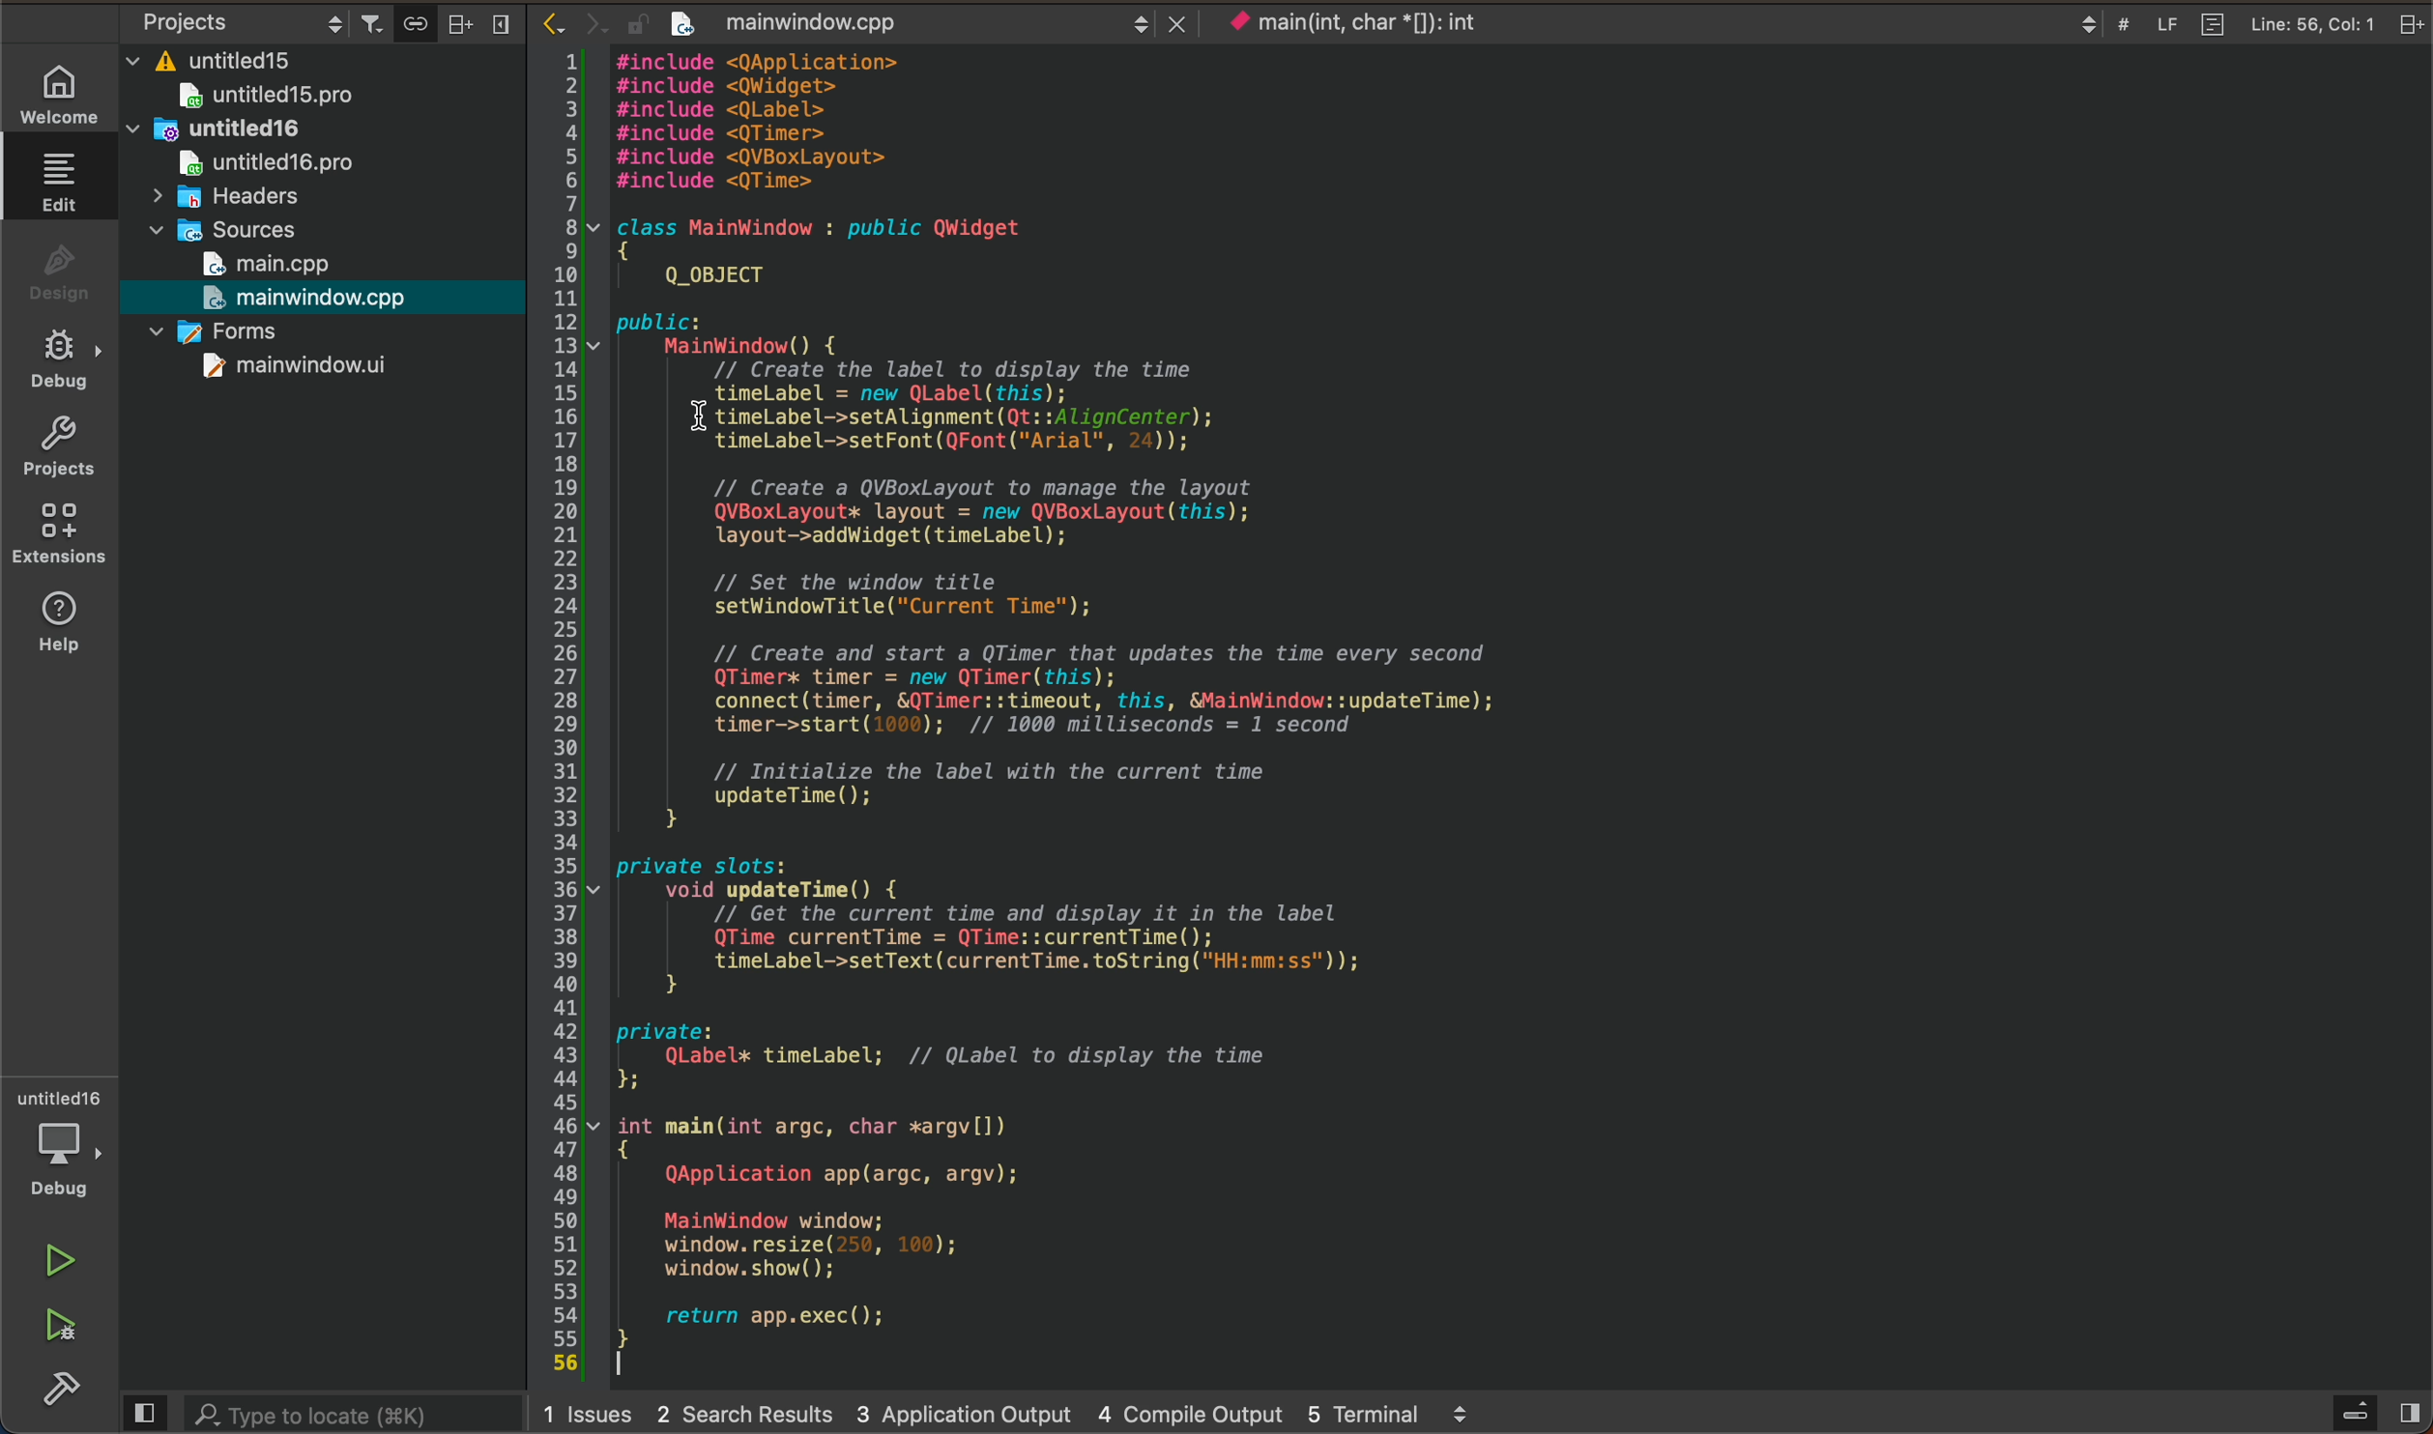 This screenshot has height=1434, width=2433. I want to click on Arrange, so click(454, 22).